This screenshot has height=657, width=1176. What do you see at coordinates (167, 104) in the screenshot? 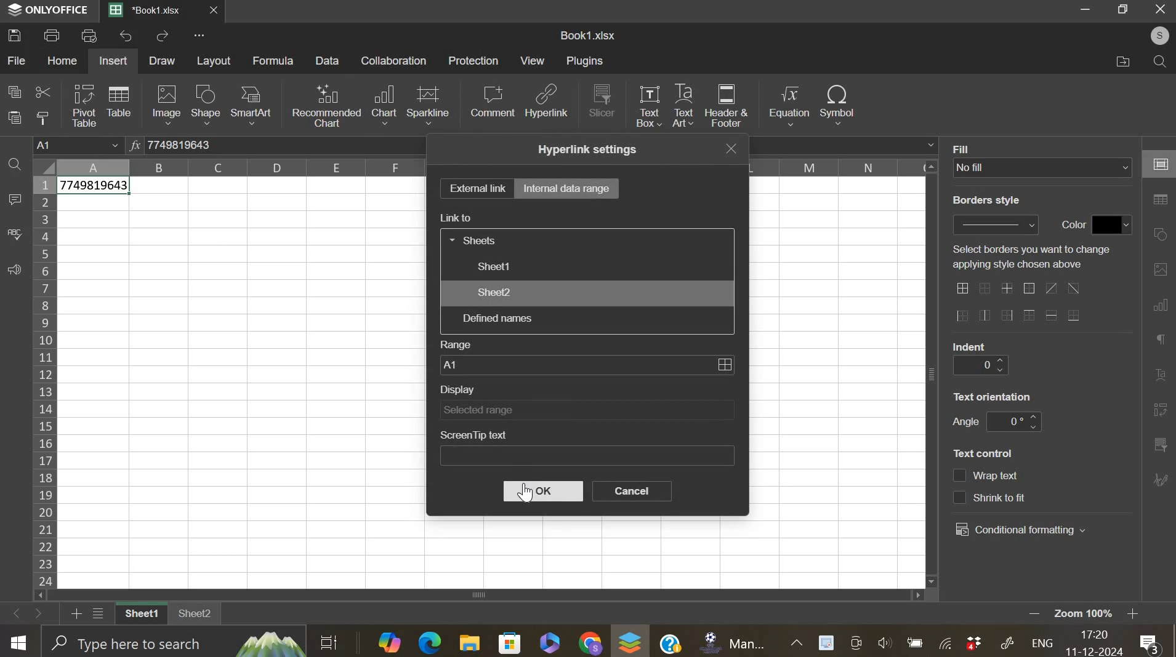
I see `image` at bounding box center [167, 104].